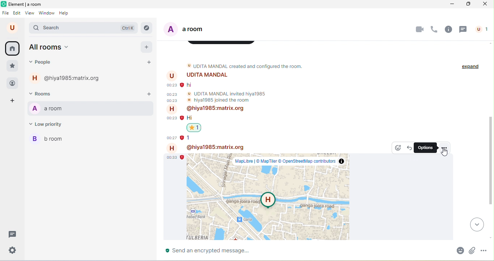  I want to click on rooms, so click(45, 94).